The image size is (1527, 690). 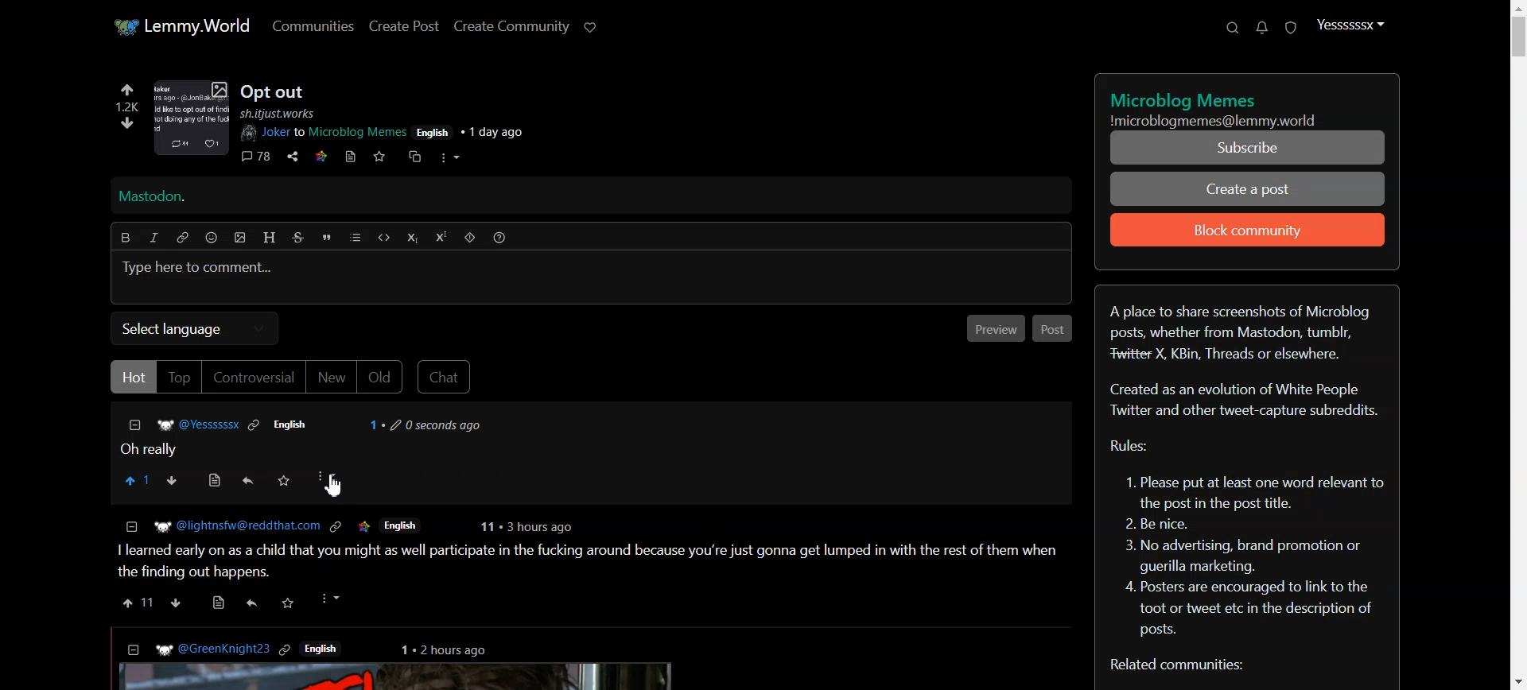 What do you see at coordinates (604, 197) in the screenshot?
I see `Mastodon Hyperlink ` at bounding box center [604, 197].